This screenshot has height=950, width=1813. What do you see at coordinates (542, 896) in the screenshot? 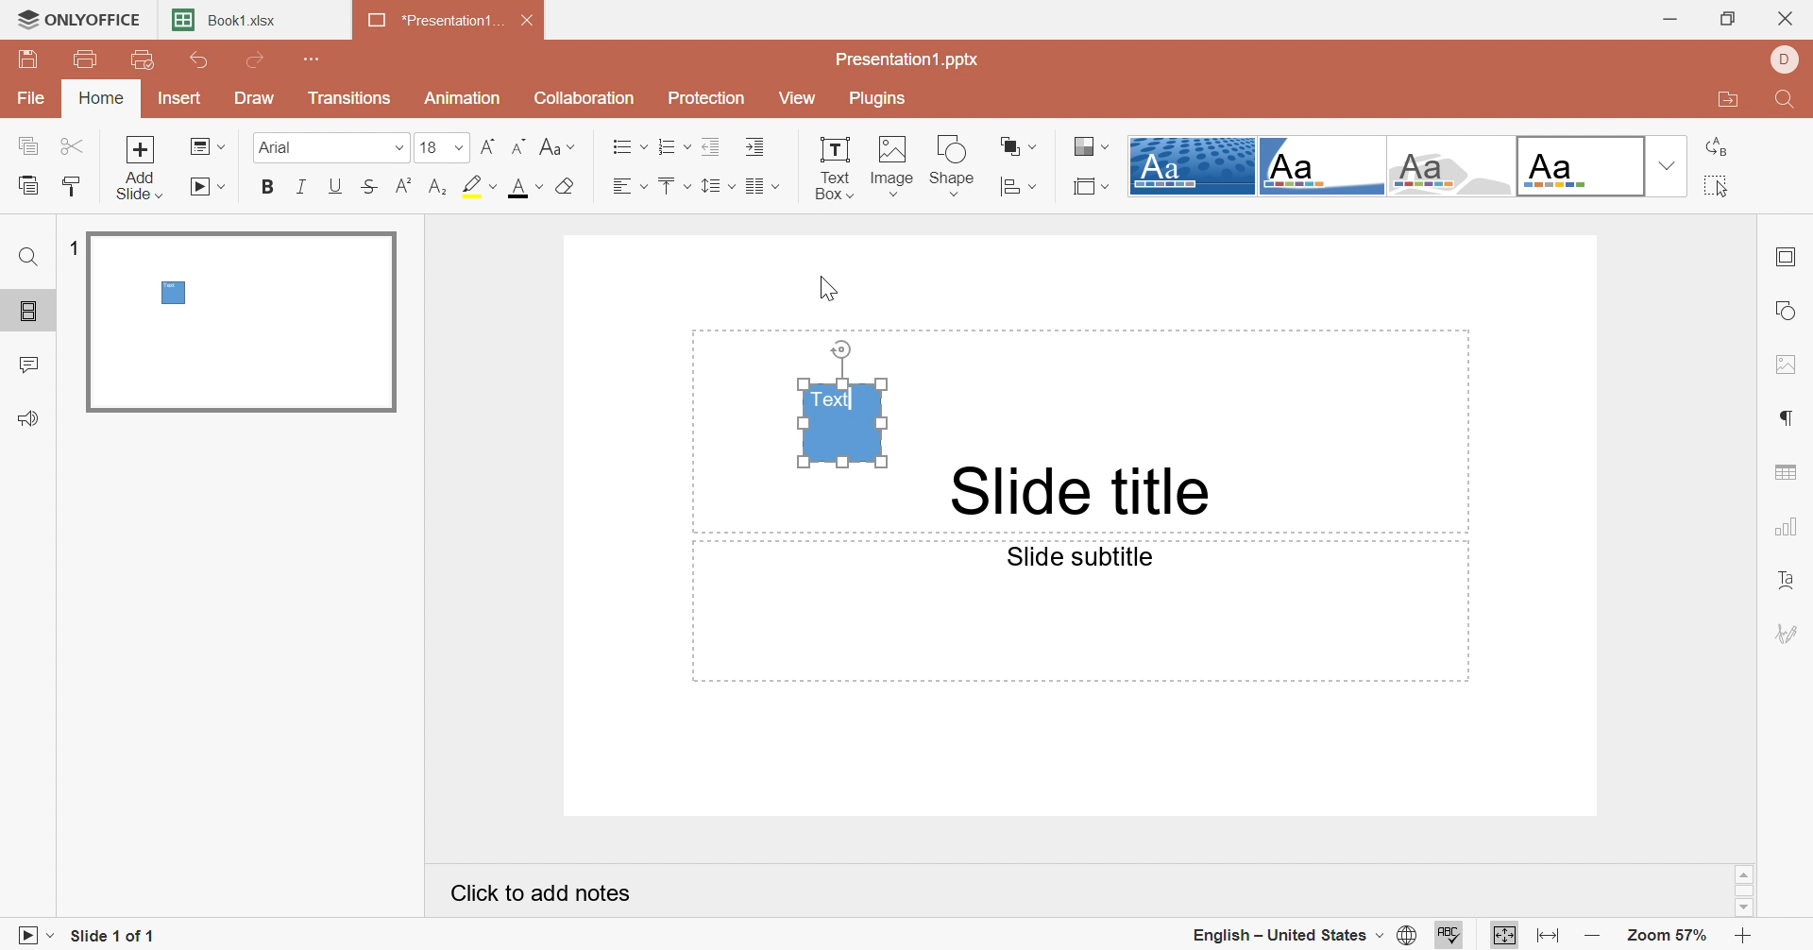
I see `Click to add notes` at bounding box center [542, 896].